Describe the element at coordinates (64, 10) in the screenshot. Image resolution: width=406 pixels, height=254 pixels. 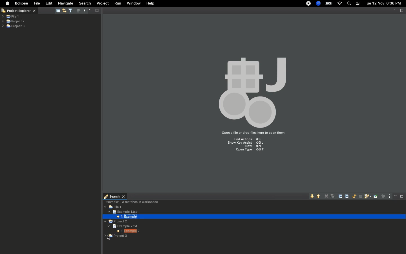
I see `Link with editor` at that location.